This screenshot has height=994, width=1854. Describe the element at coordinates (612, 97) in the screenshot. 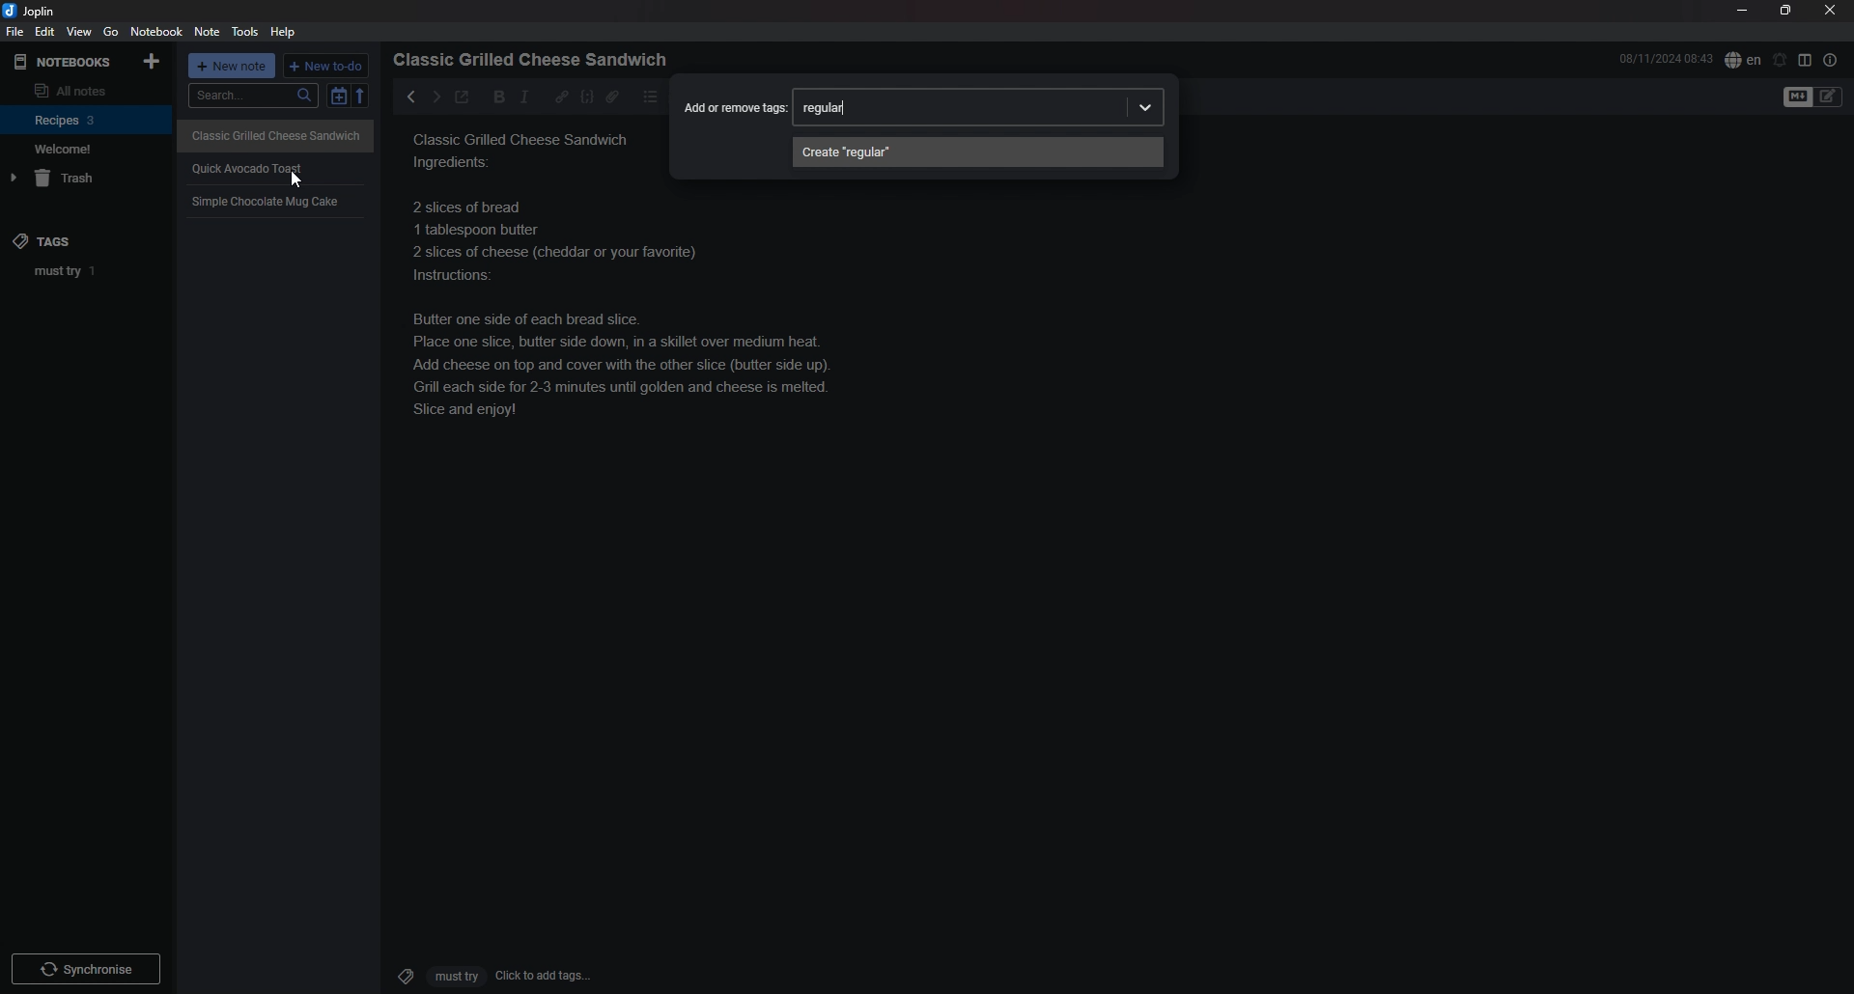

I see `attachment` at that location.